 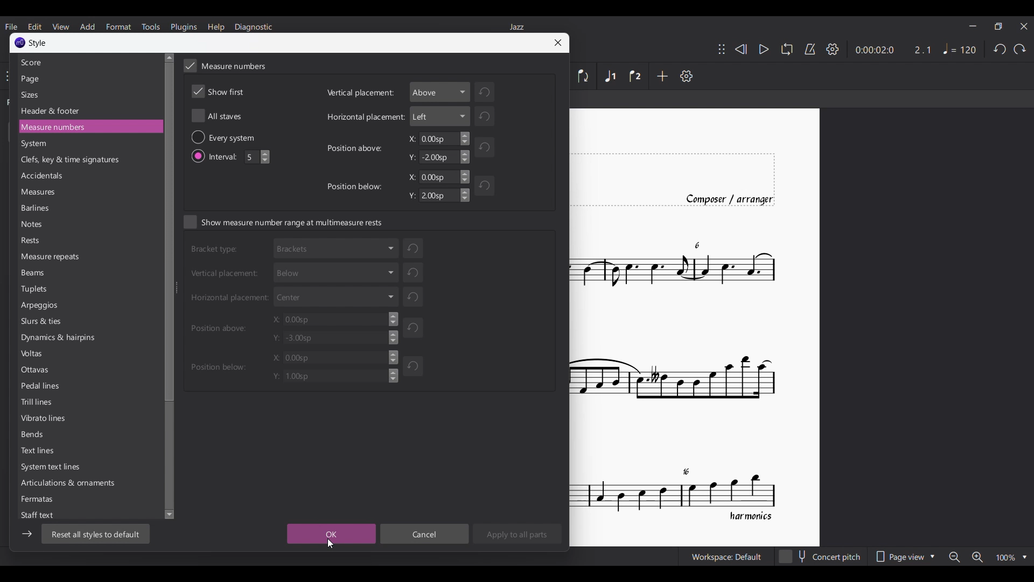 I want to click on Diagnostic menu, so click(x=253, y=27).